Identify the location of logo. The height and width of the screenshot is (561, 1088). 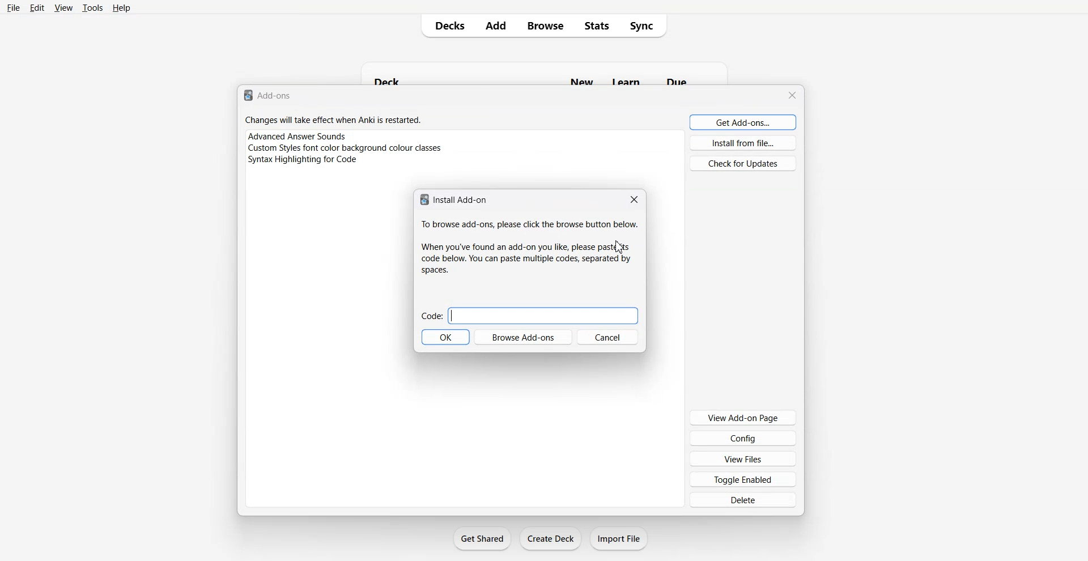
(247, 96).